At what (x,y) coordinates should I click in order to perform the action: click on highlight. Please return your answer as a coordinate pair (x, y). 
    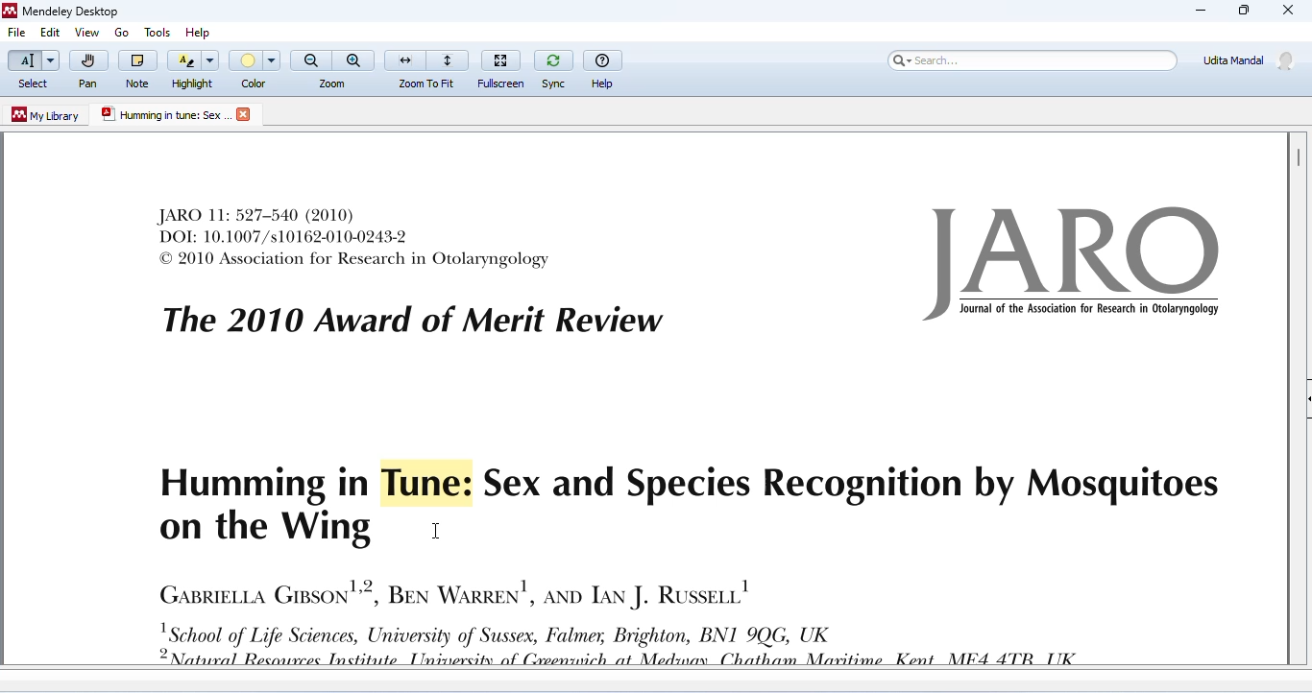
    Looking at the image, I should click on (194, 68).